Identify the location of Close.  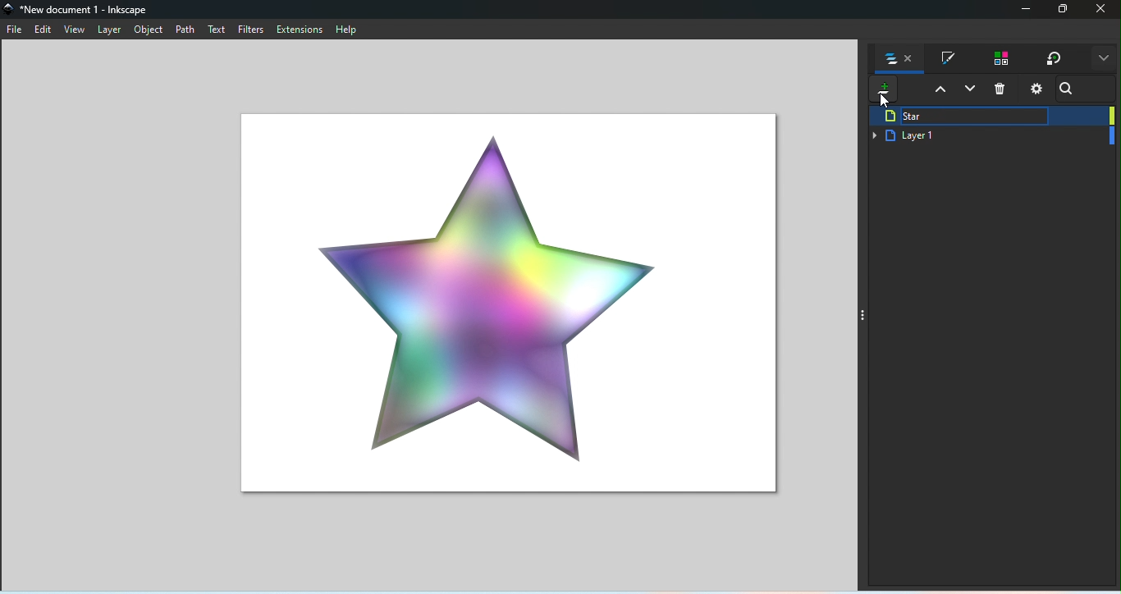
(1103, 11).